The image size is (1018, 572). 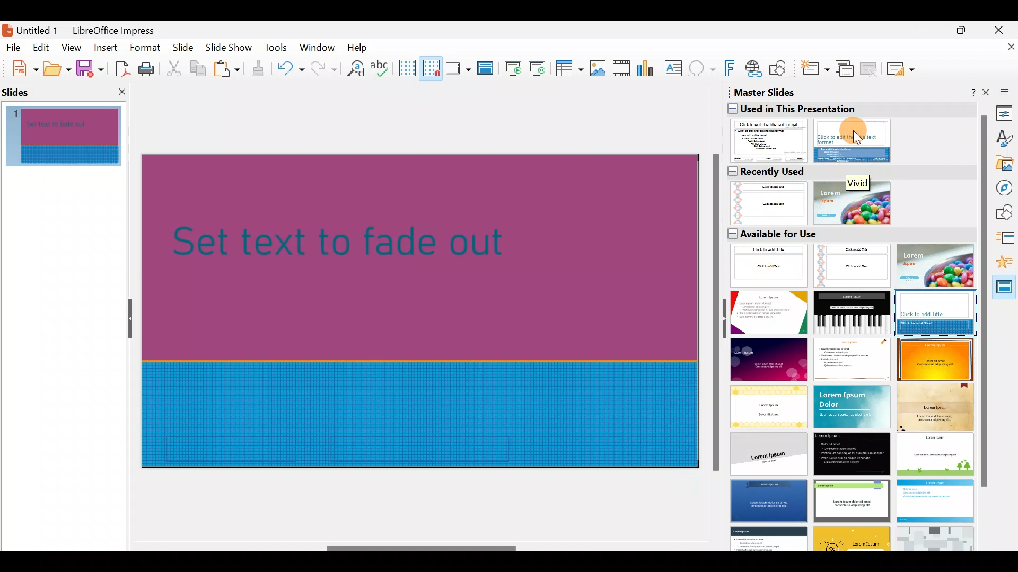 What do you see at coordinates (540, 68) in the screenshot?
I see `Start from current slide` at bounding box center [540, 68].